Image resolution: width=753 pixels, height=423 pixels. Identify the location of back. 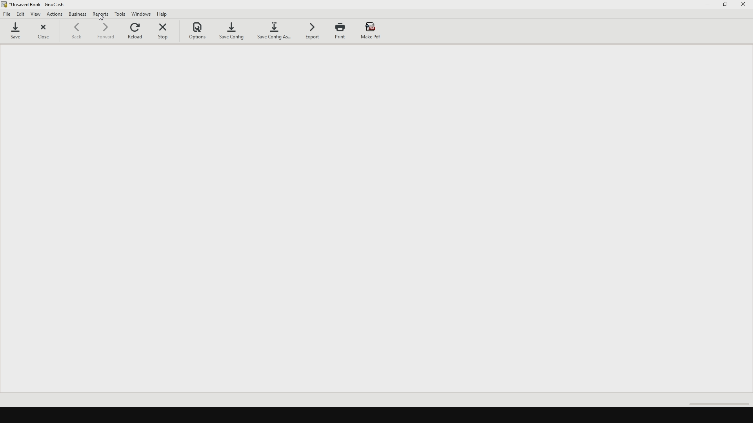
(80, 33).